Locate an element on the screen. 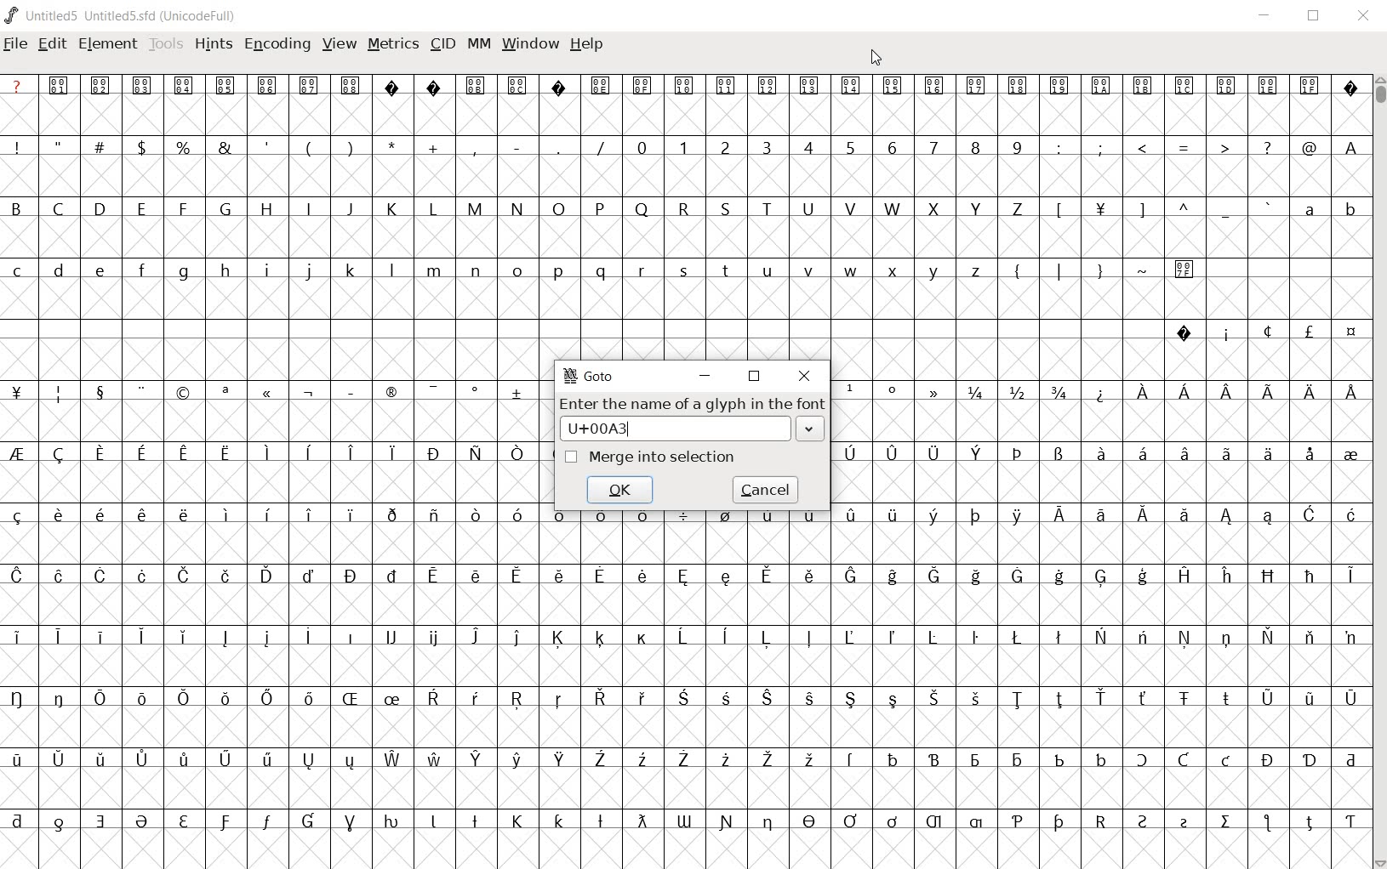 Image resolution: width=1387 pixels, height=869 pixels. Symbol is located at coordinates (890, 578).